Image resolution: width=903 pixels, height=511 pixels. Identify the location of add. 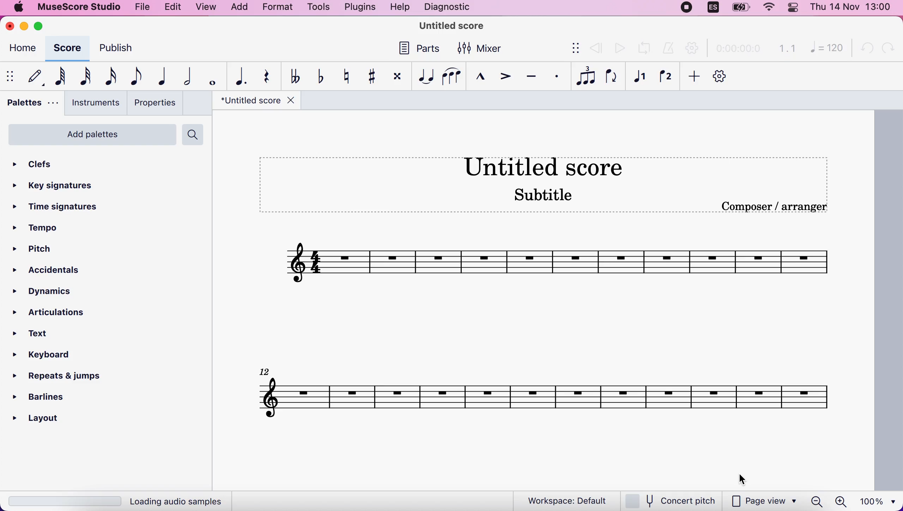
(238, 8).